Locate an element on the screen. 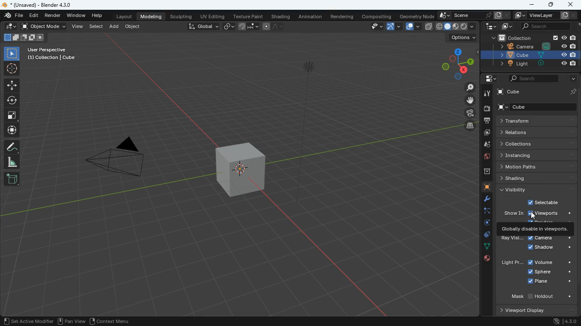 This screenshot has width=581, height=326. viewports is located at coordinates (545, 214).